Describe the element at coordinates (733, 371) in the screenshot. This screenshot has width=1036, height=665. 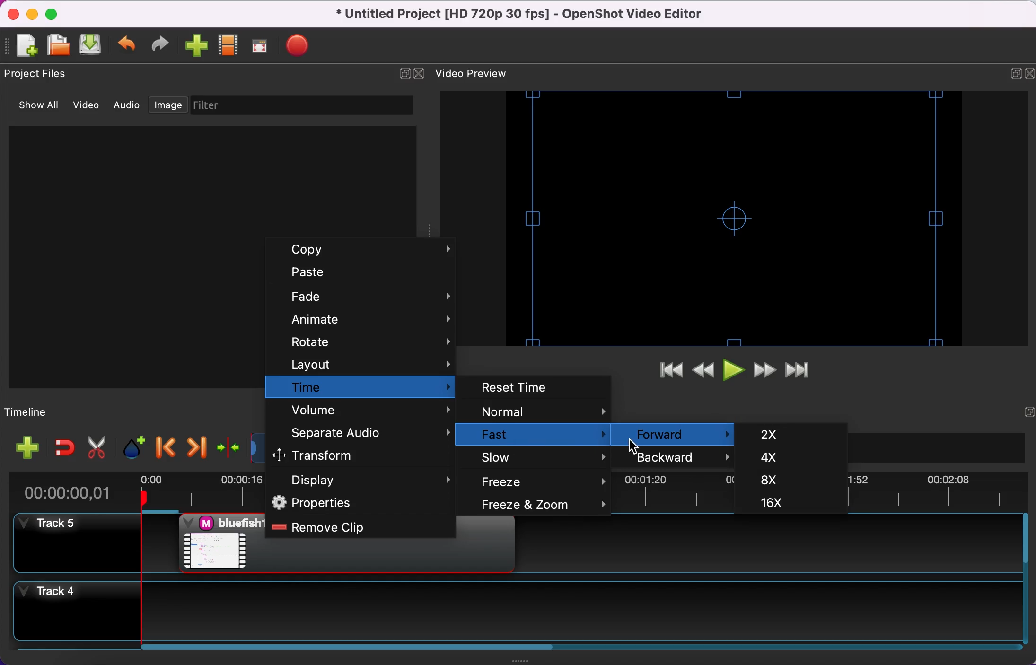
I see `play` at that location.